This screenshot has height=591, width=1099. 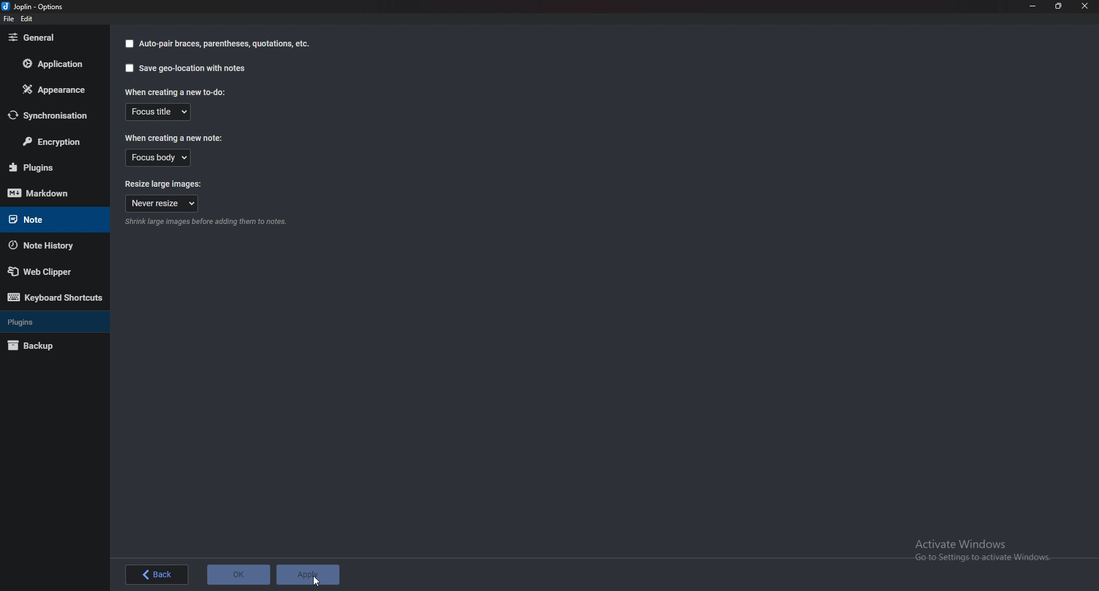 What do you see at coordinates (47, 272) in the screenshot?
I see `Web Clipper` at bounding box center [47, 272].